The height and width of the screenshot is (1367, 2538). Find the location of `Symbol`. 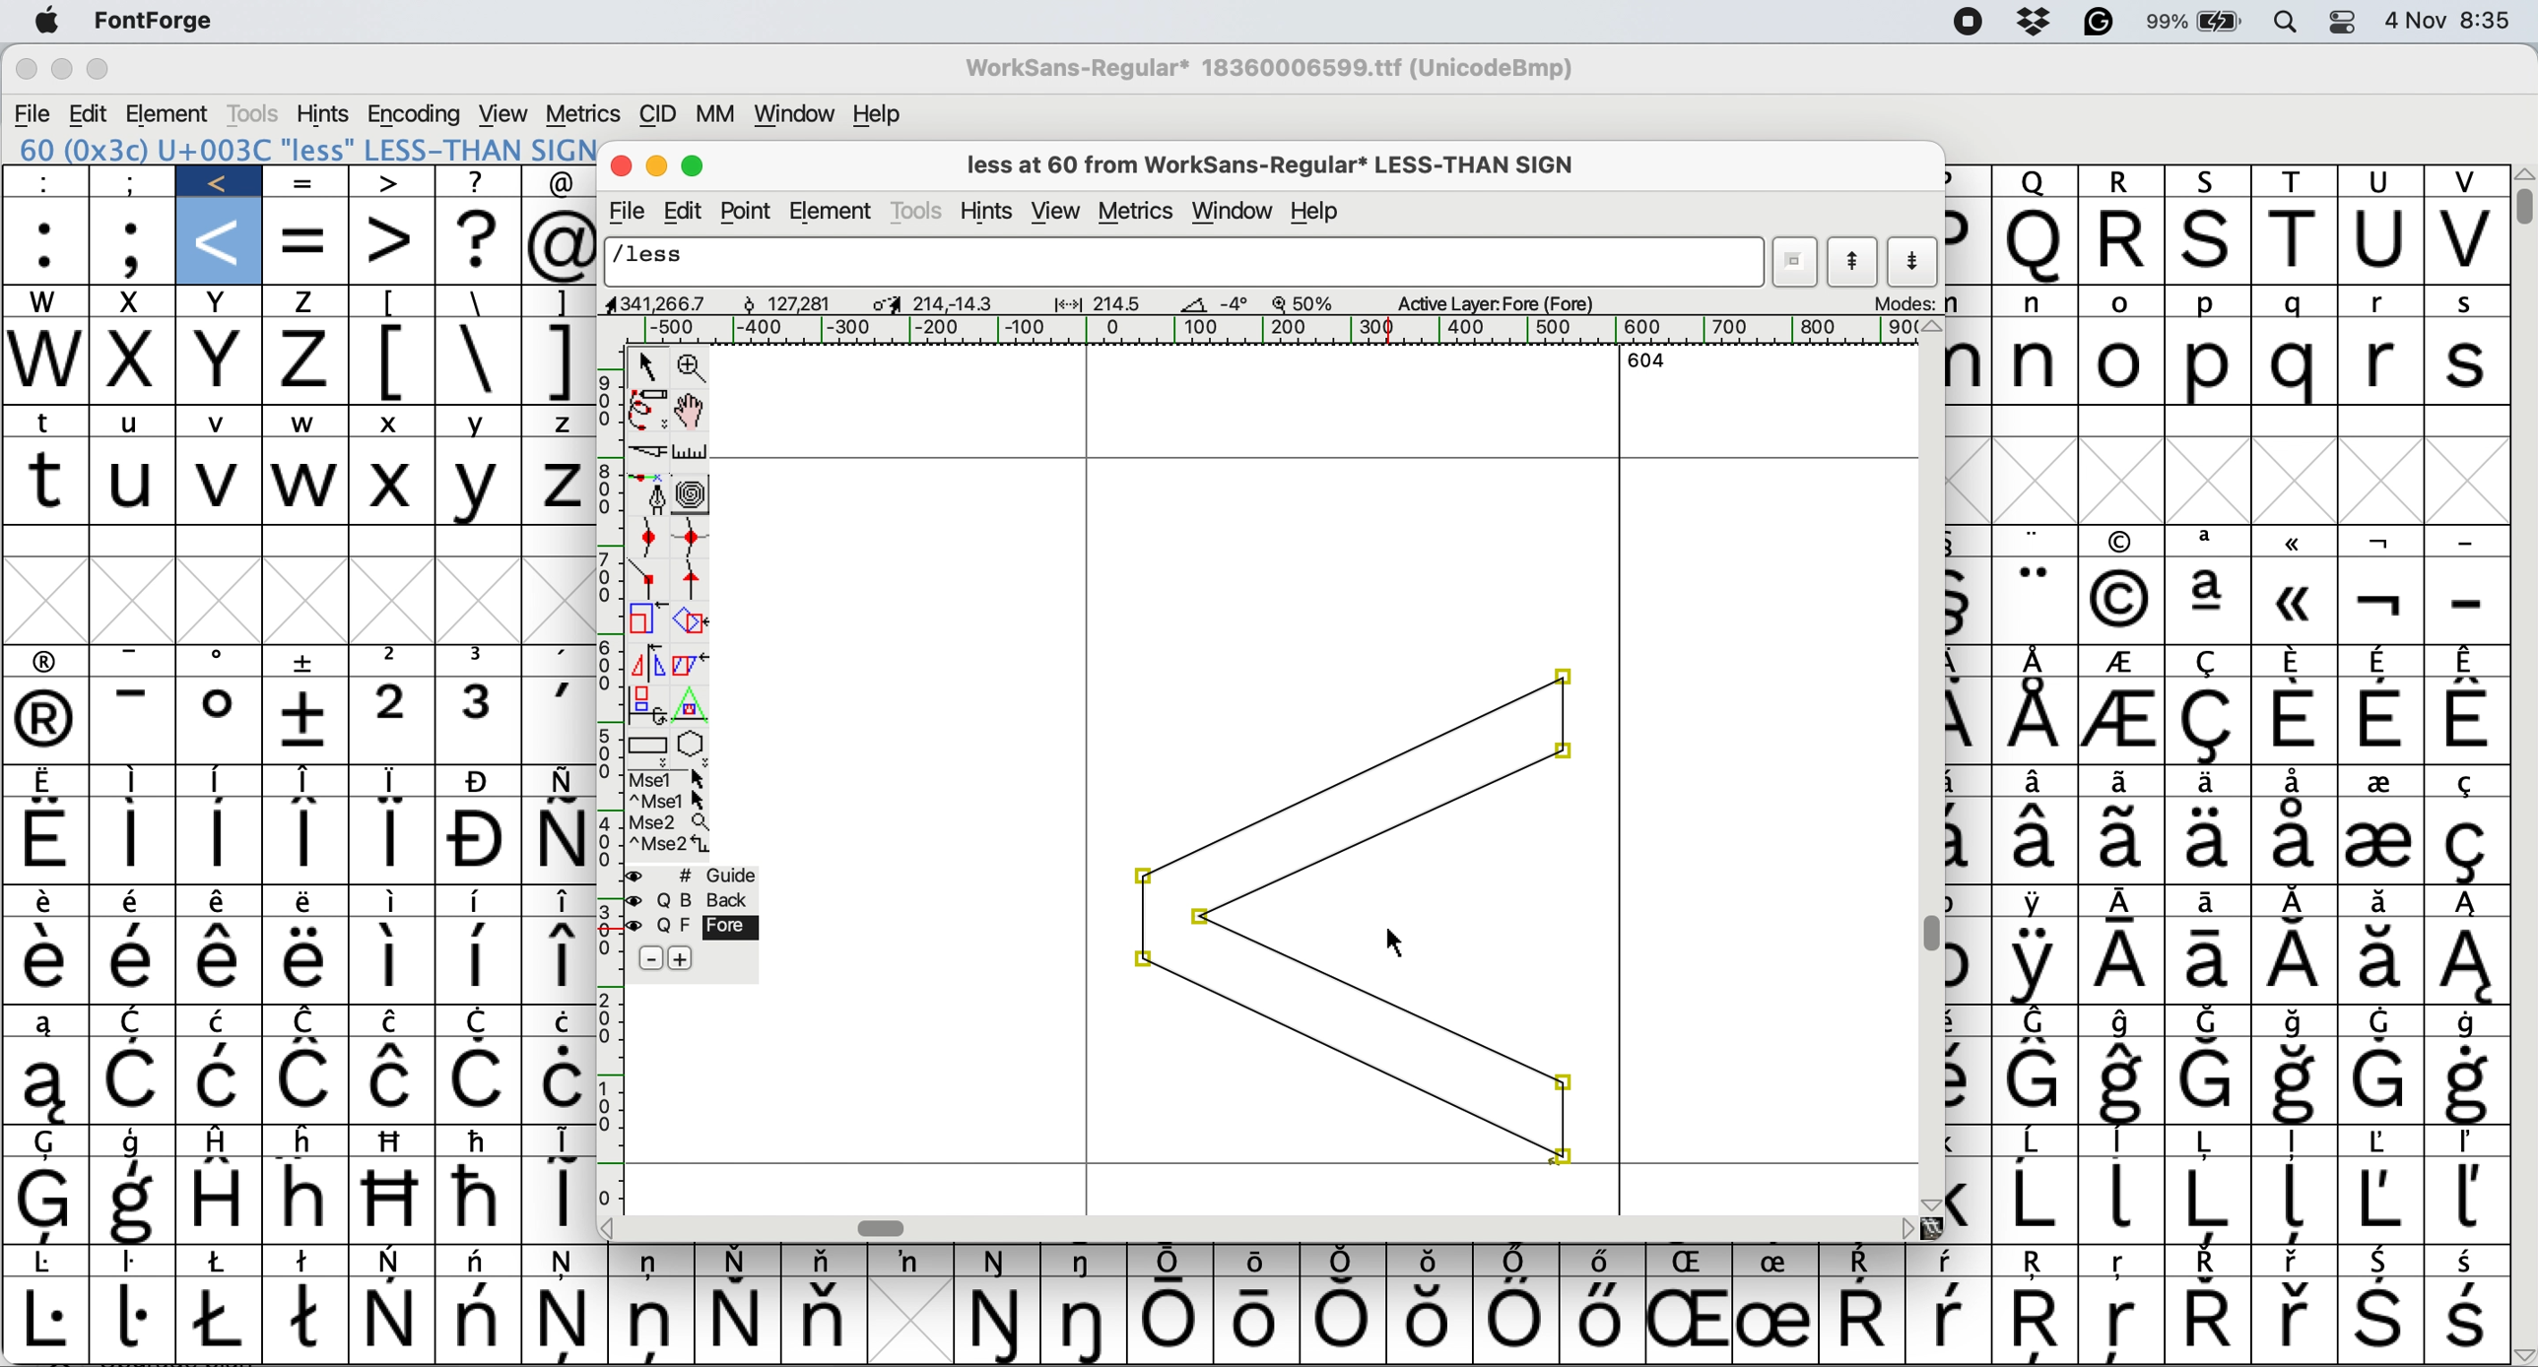

Symbol is located at coordinates (912, 1261).